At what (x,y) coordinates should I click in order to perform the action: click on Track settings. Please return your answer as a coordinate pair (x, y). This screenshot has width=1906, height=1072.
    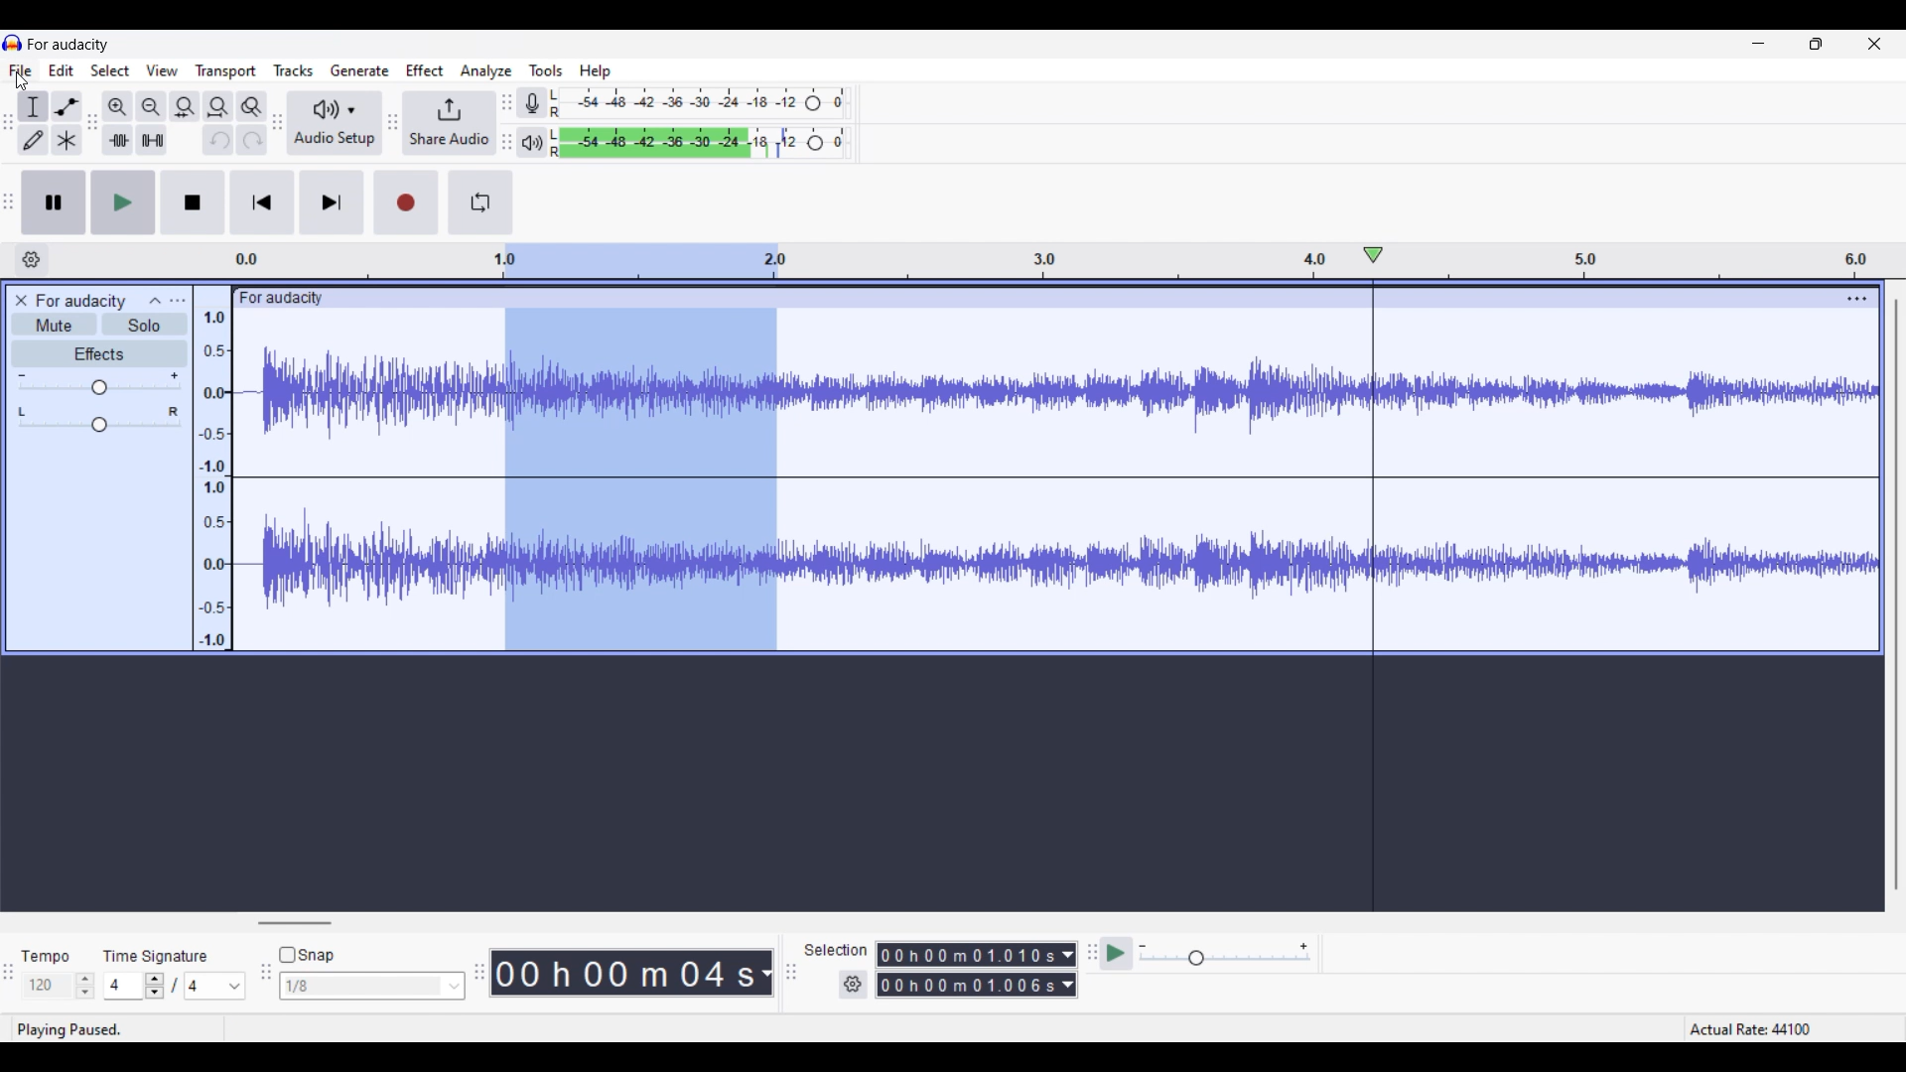
    Looking at the image, I should click on (1857, 299).